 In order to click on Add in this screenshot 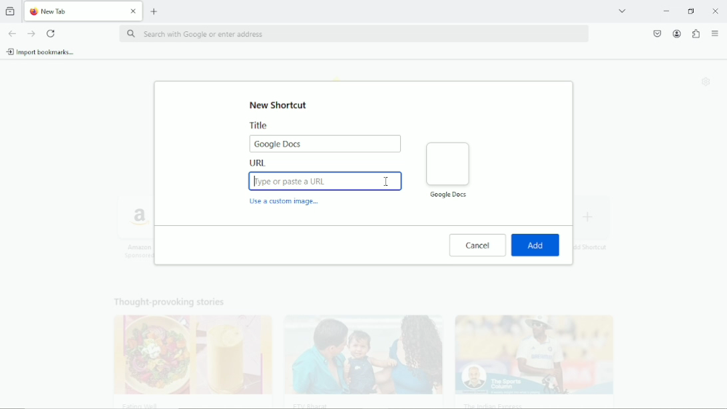, I will do `click(536, 245)`.